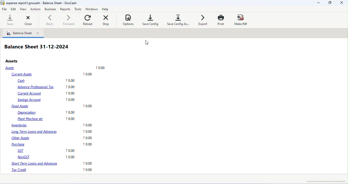 This screenshot has width=348, height=184. Describe the element at coordinates (52, 145) in the screenshot. I see `purchase` at that location.